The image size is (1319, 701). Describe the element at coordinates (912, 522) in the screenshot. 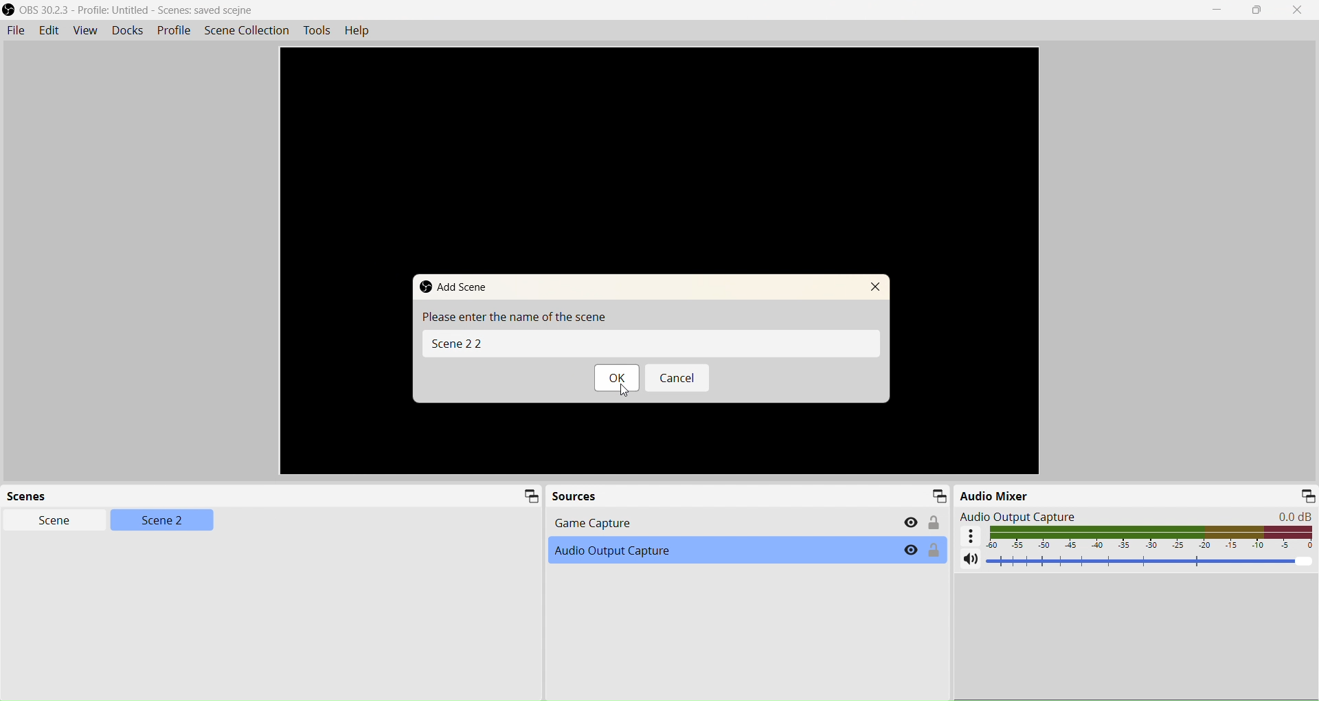

I see `Eye` at that location.